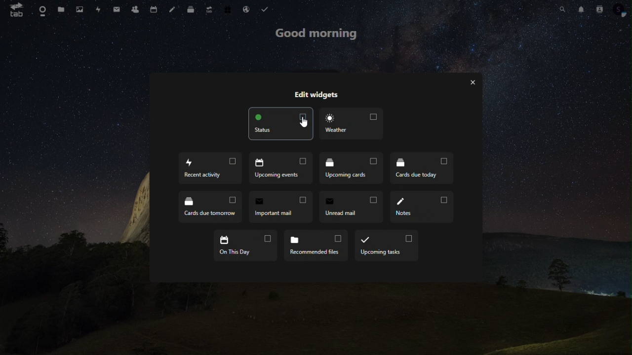 The height and width of the screenshot is (355, 632). What do you see at coordinates (281, 207) in the screenshot?
I see `important mail` at bounding box center [281, 207].